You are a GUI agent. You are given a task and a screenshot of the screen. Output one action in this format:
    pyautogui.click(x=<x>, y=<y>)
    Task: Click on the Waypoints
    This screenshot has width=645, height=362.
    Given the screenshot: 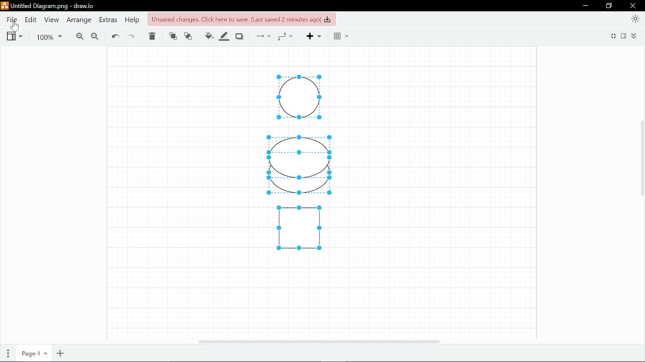 What is the action you would take?
    pyautogui.click(x=285, y=36)
    